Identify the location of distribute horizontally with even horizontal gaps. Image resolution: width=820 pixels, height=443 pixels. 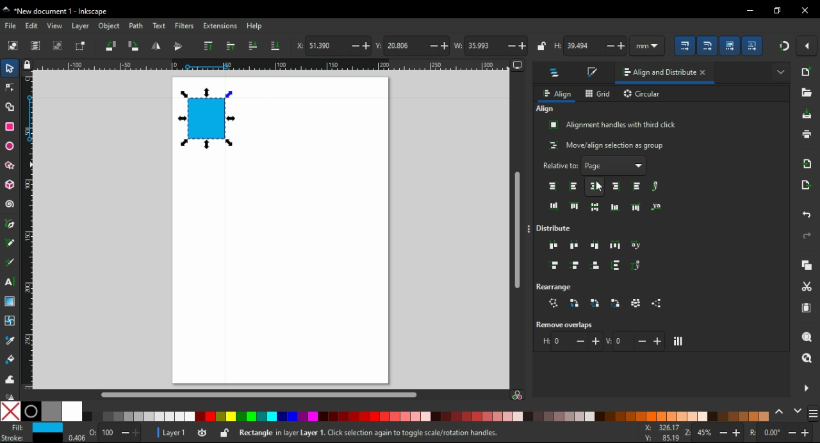
(615, 245).